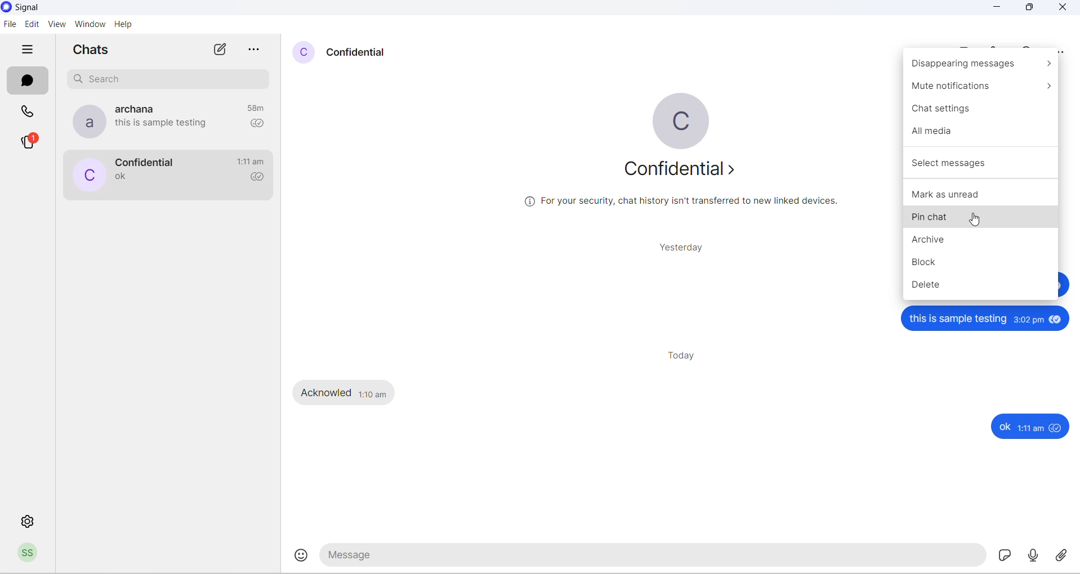  I want to click on new chat, so click(218, 51).